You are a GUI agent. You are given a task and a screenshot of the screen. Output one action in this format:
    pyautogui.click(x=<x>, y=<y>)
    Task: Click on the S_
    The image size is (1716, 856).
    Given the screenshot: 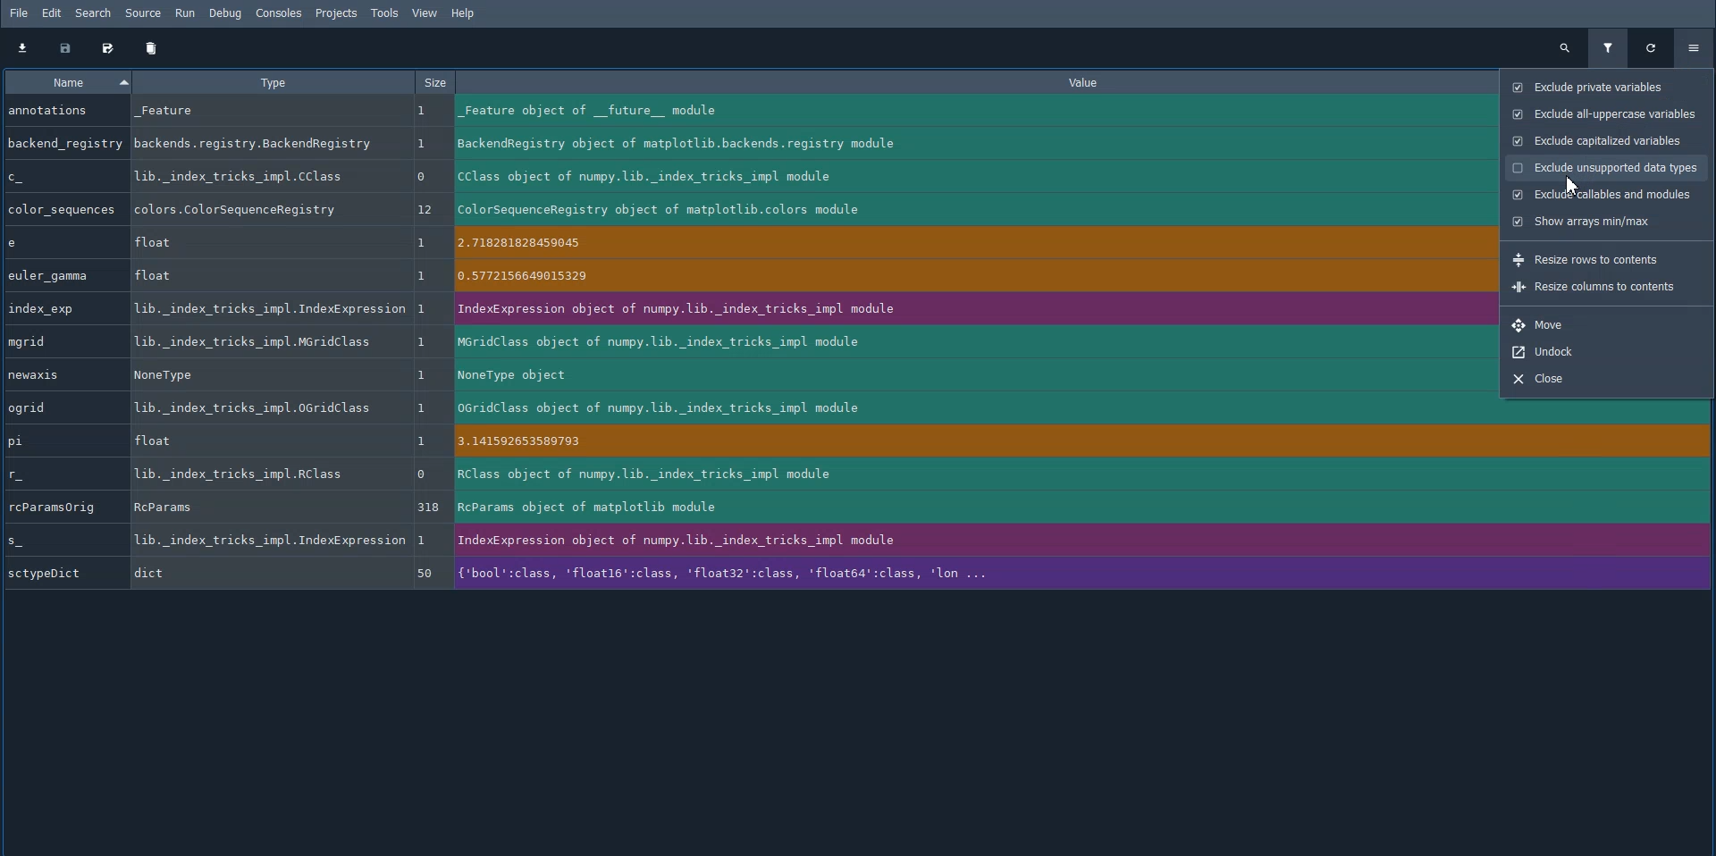 What is the action you would take?
    pyautogui.click(x=59, y=539)
    